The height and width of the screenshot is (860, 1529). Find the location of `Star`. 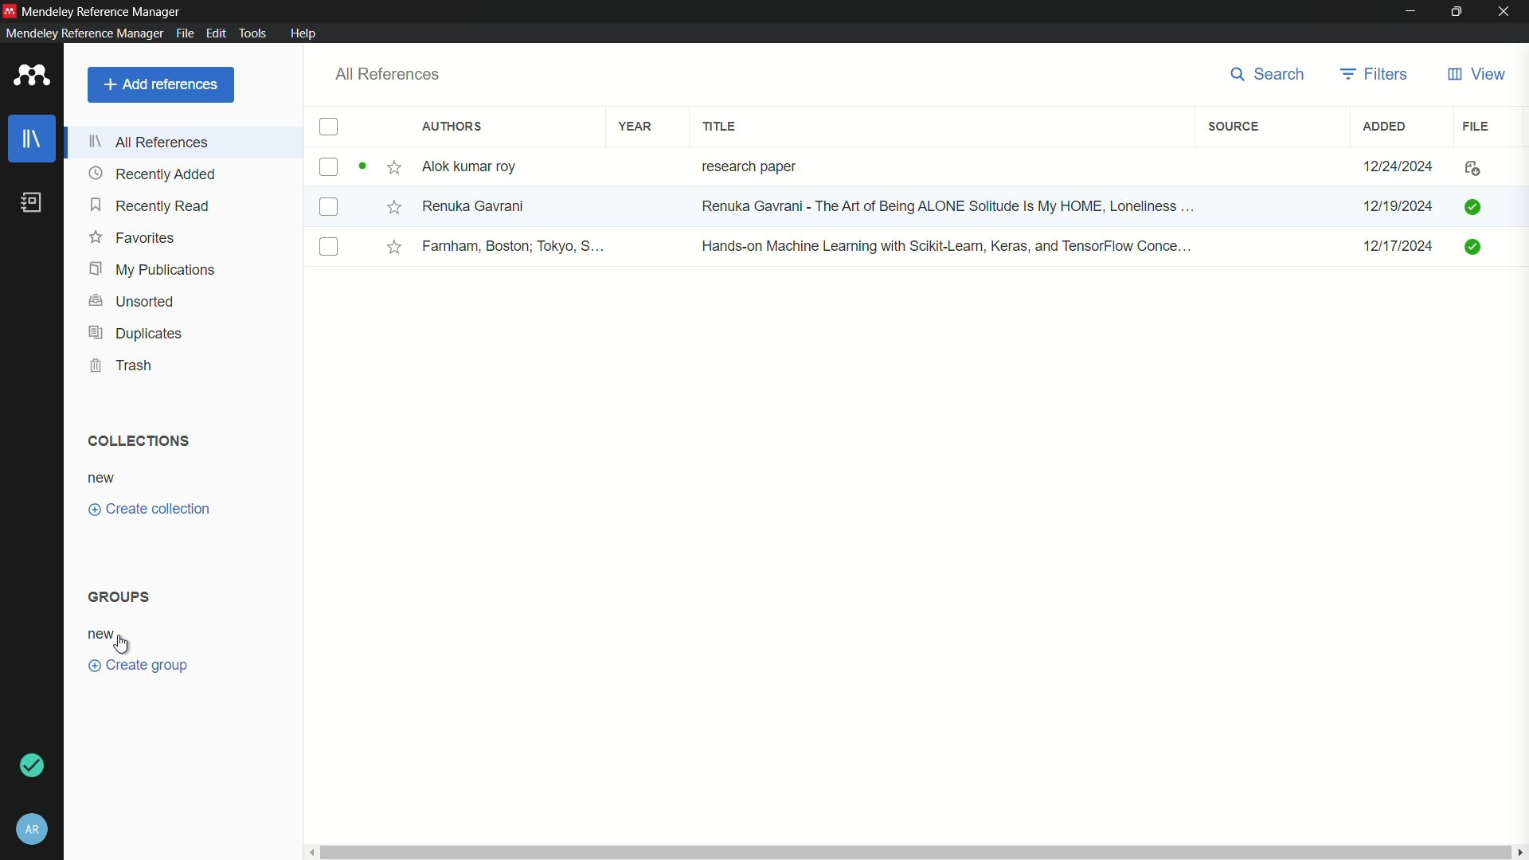

Star is located at coordinates (393, 206).